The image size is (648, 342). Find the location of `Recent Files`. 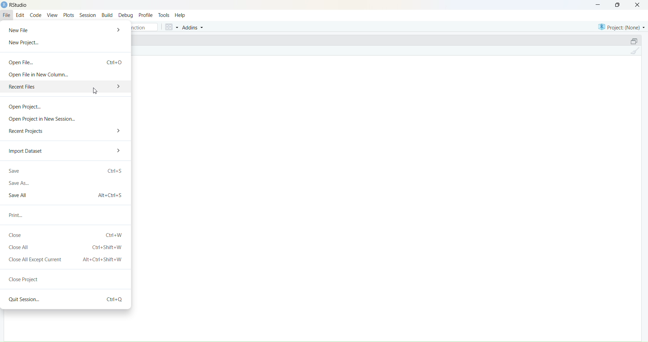

Recent Files is located at coordinates (56, 86).